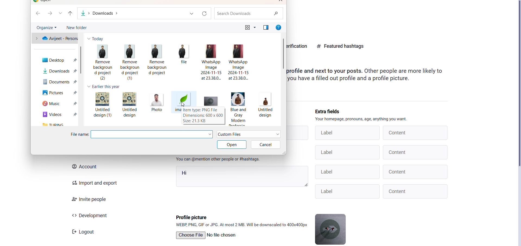 This screenshot has width=521, height=246. I want to click on documents, so click(58, 82).